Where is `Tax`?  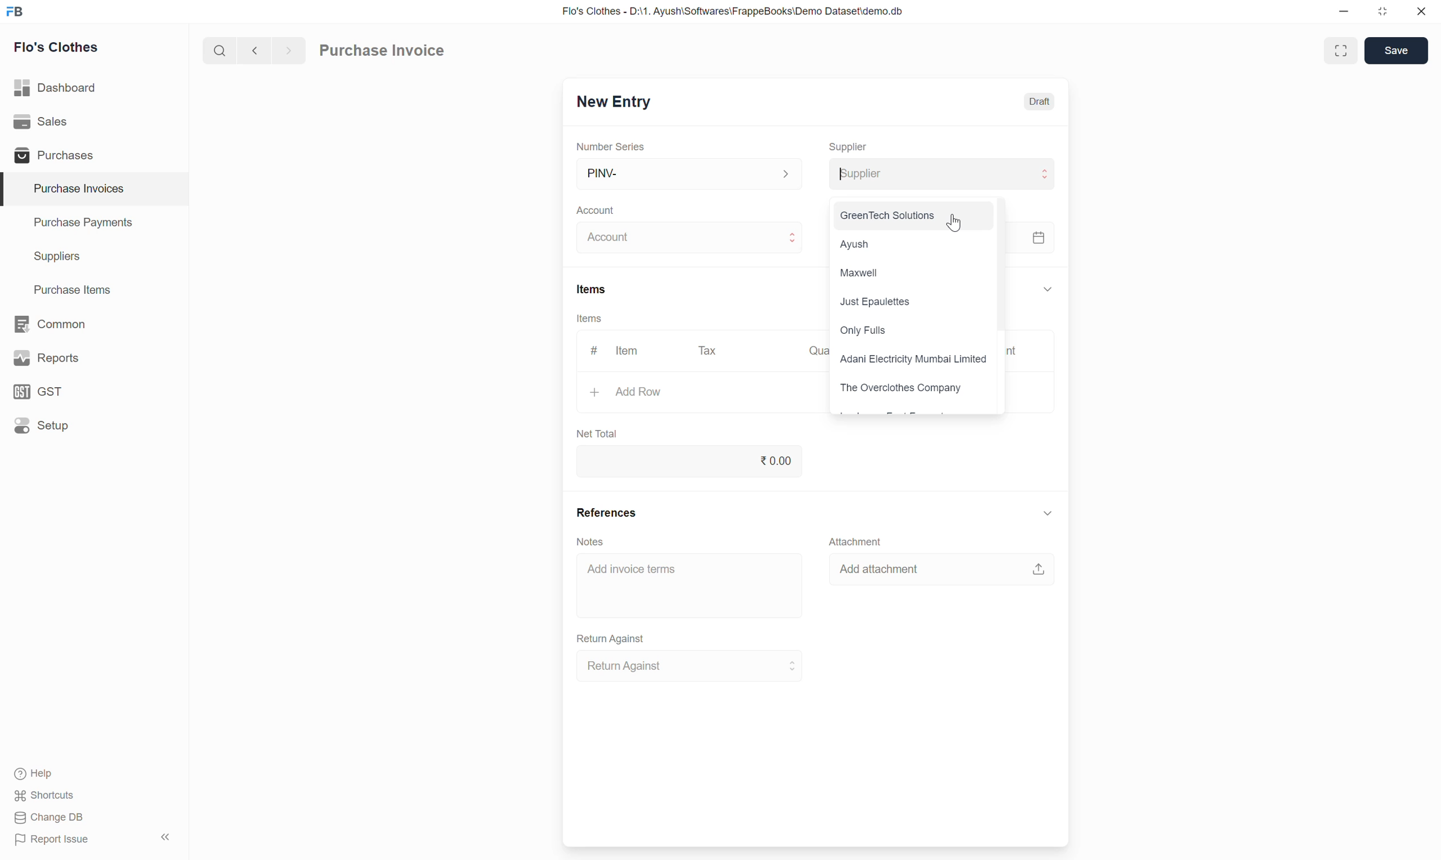 Tax is located at coordinates (708, 351).